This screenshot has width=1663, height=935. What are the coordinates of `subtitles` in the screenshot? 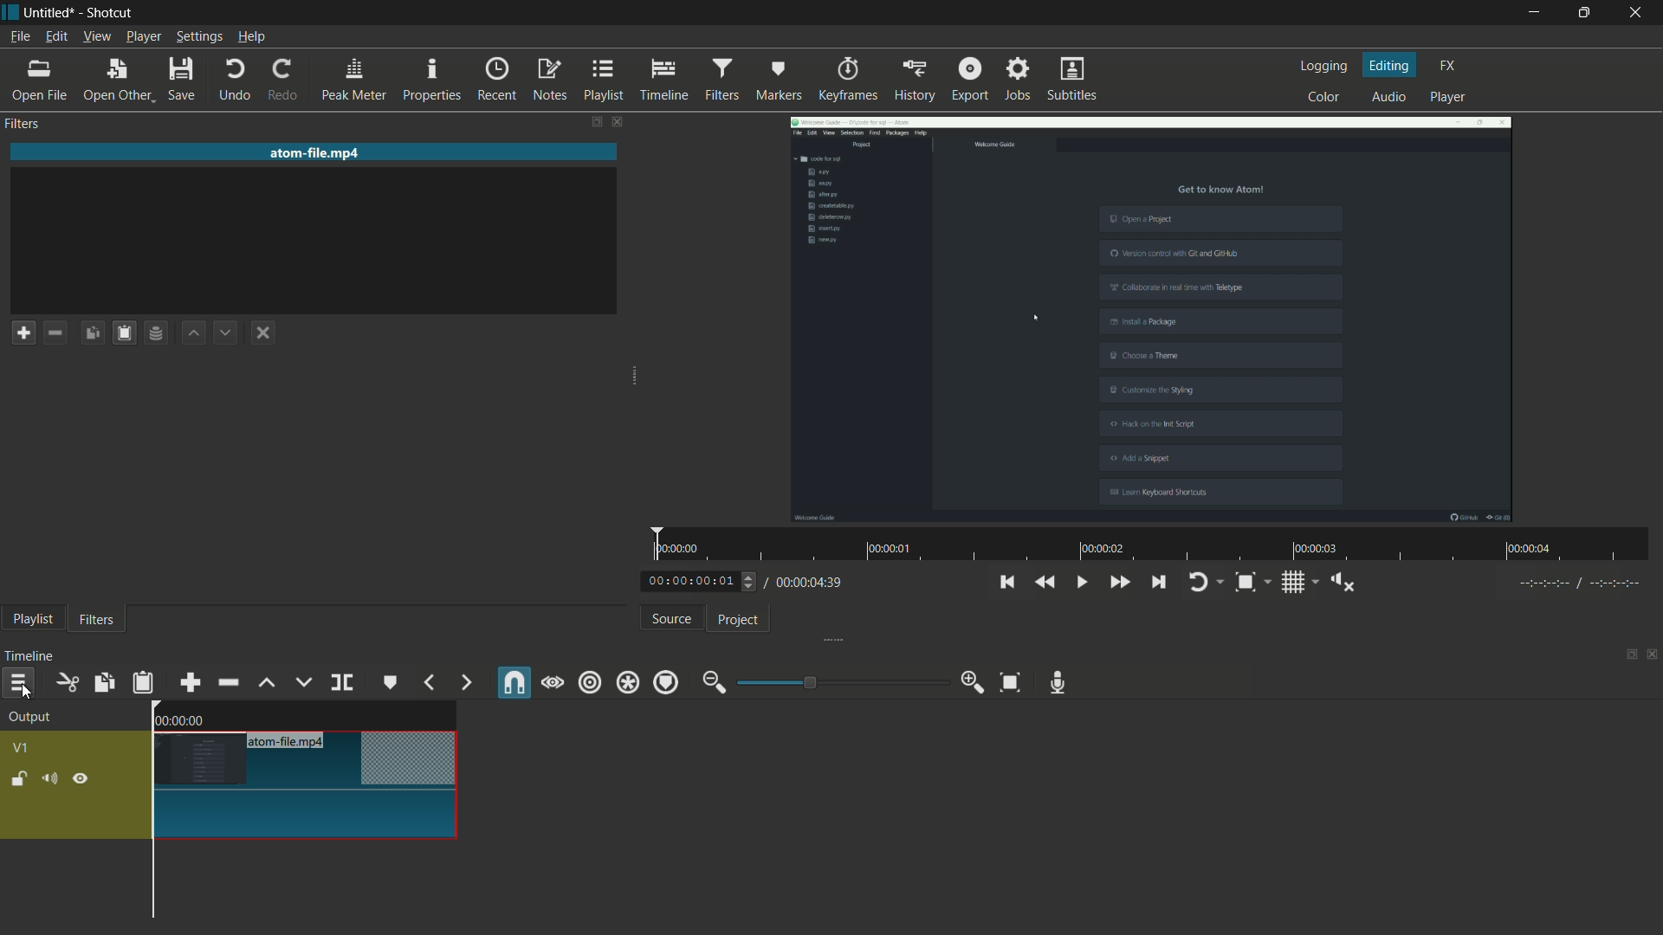 It's located at (1073, 80).